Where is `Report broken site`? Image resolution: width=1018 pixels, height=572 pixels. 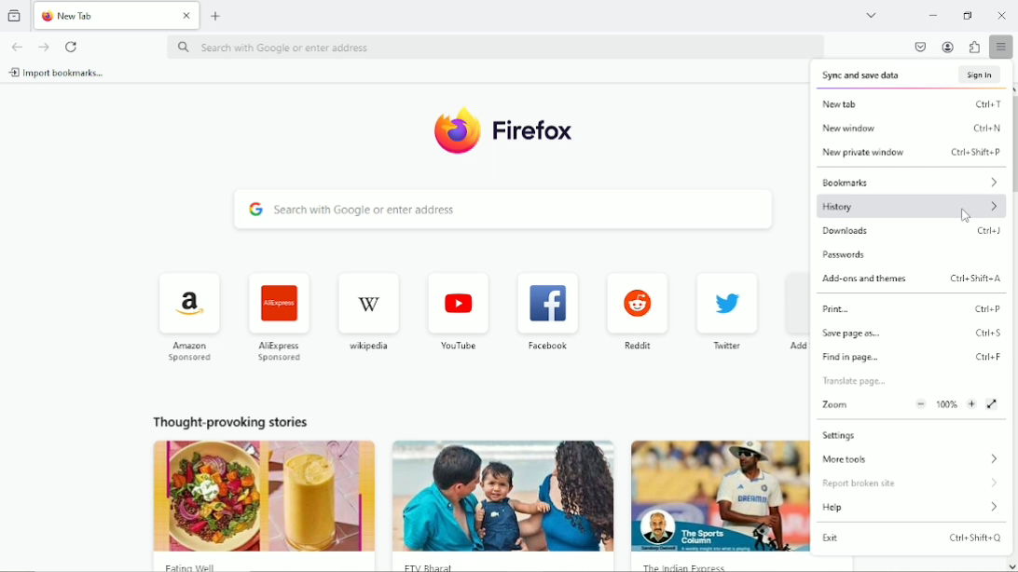 Report broken site is located at coordinates (914, 483).